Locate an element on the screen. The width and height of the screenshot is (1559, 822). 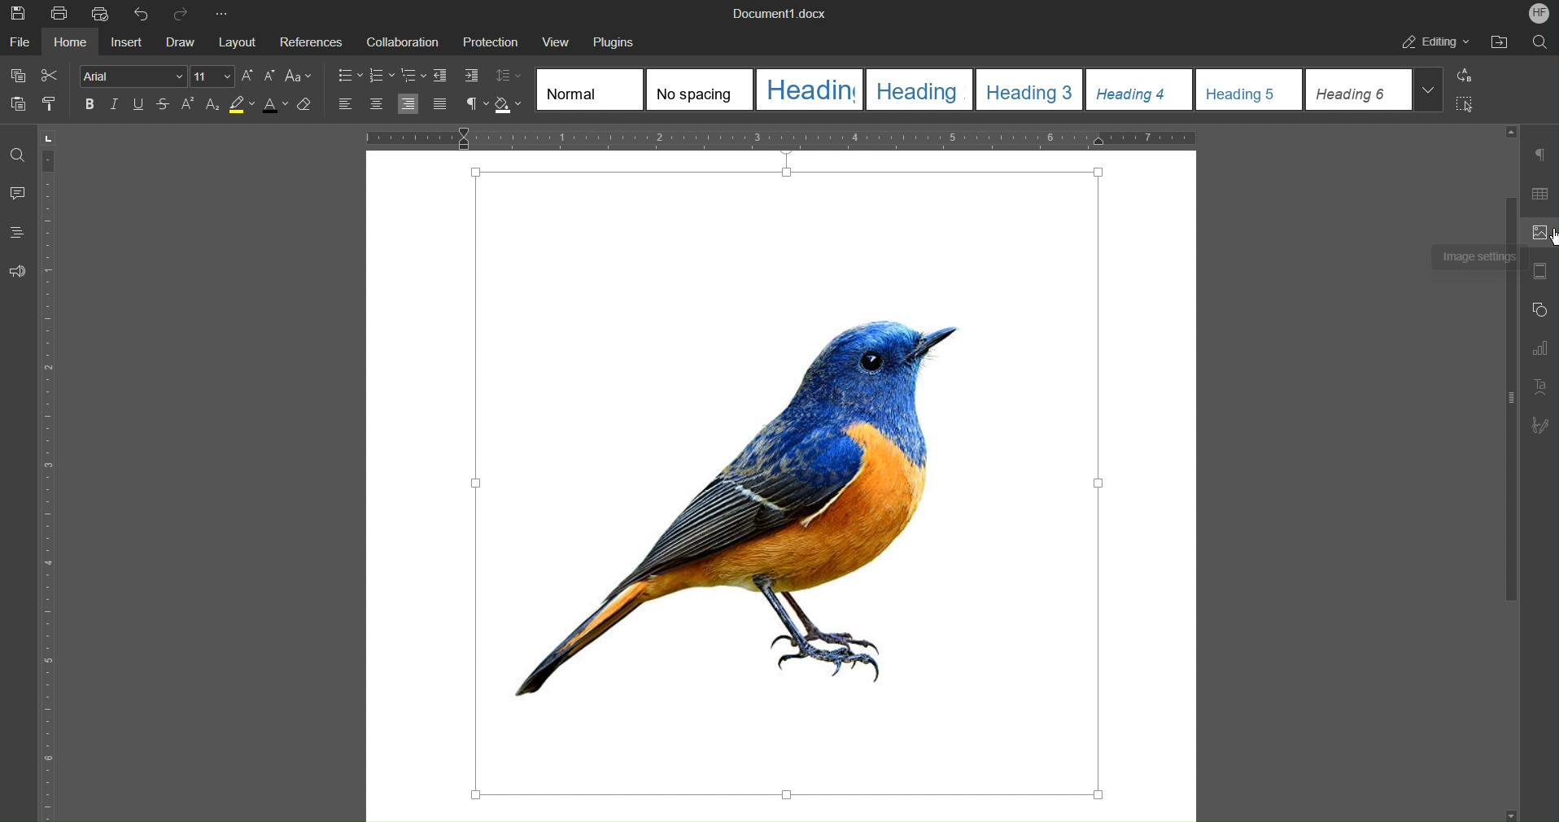
Text Color is located at coordinates (274, 107).